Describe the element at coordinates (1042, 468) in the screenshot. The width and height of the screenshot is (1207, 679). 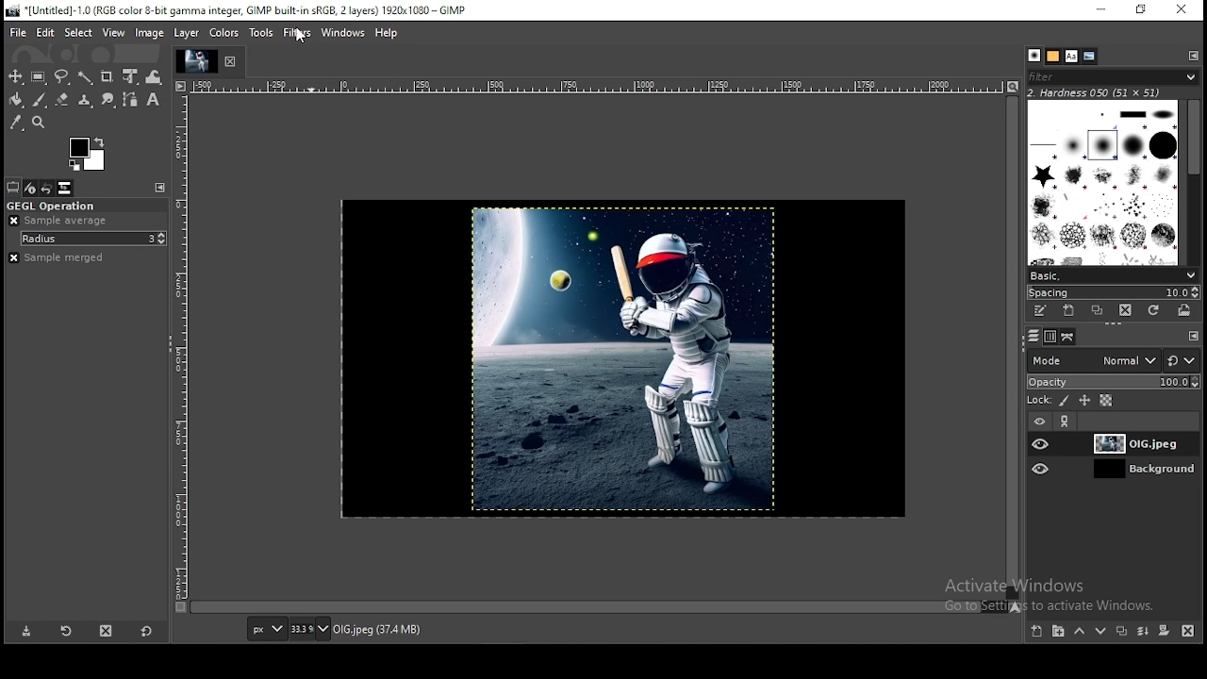
I see `layer visibility` at that location.